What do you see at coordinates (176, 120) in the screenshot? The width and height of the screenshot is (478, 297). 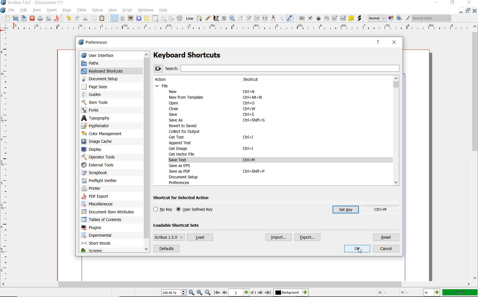 I see `save as` at bounding box center [176, 120].